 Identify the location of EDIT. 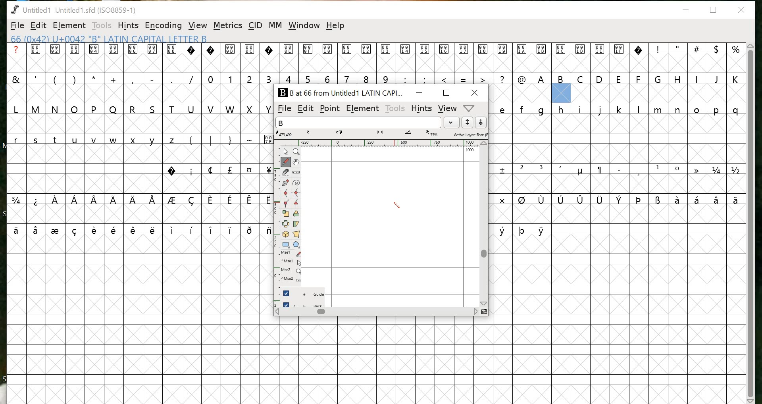
(305, 109).